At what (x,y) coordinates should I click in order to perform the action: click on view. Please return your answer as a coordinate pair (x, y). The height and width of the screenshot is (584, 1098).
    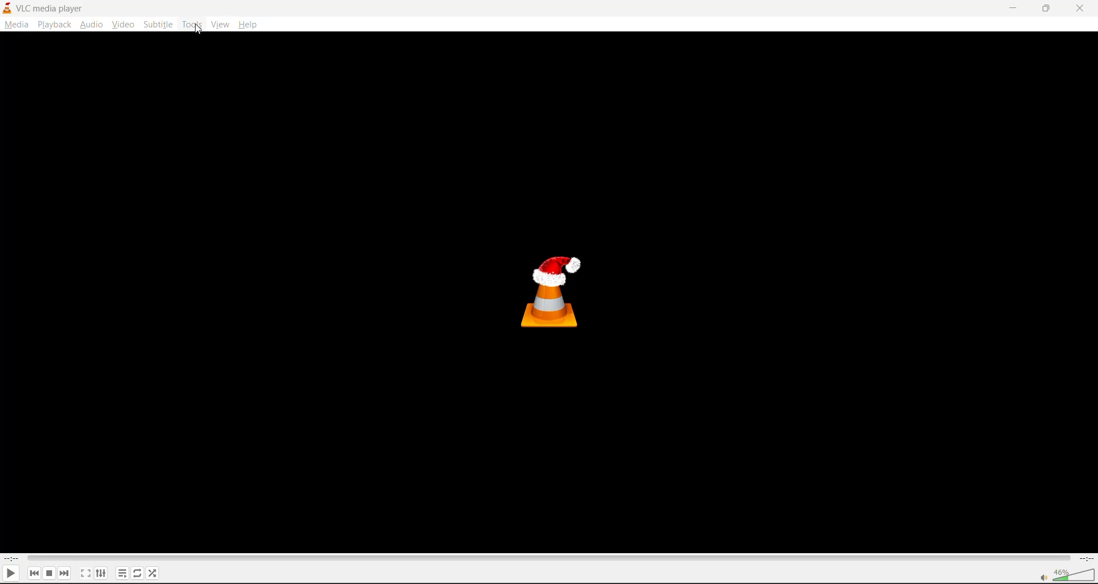
    Looking at the image, I should click on (220, 25).